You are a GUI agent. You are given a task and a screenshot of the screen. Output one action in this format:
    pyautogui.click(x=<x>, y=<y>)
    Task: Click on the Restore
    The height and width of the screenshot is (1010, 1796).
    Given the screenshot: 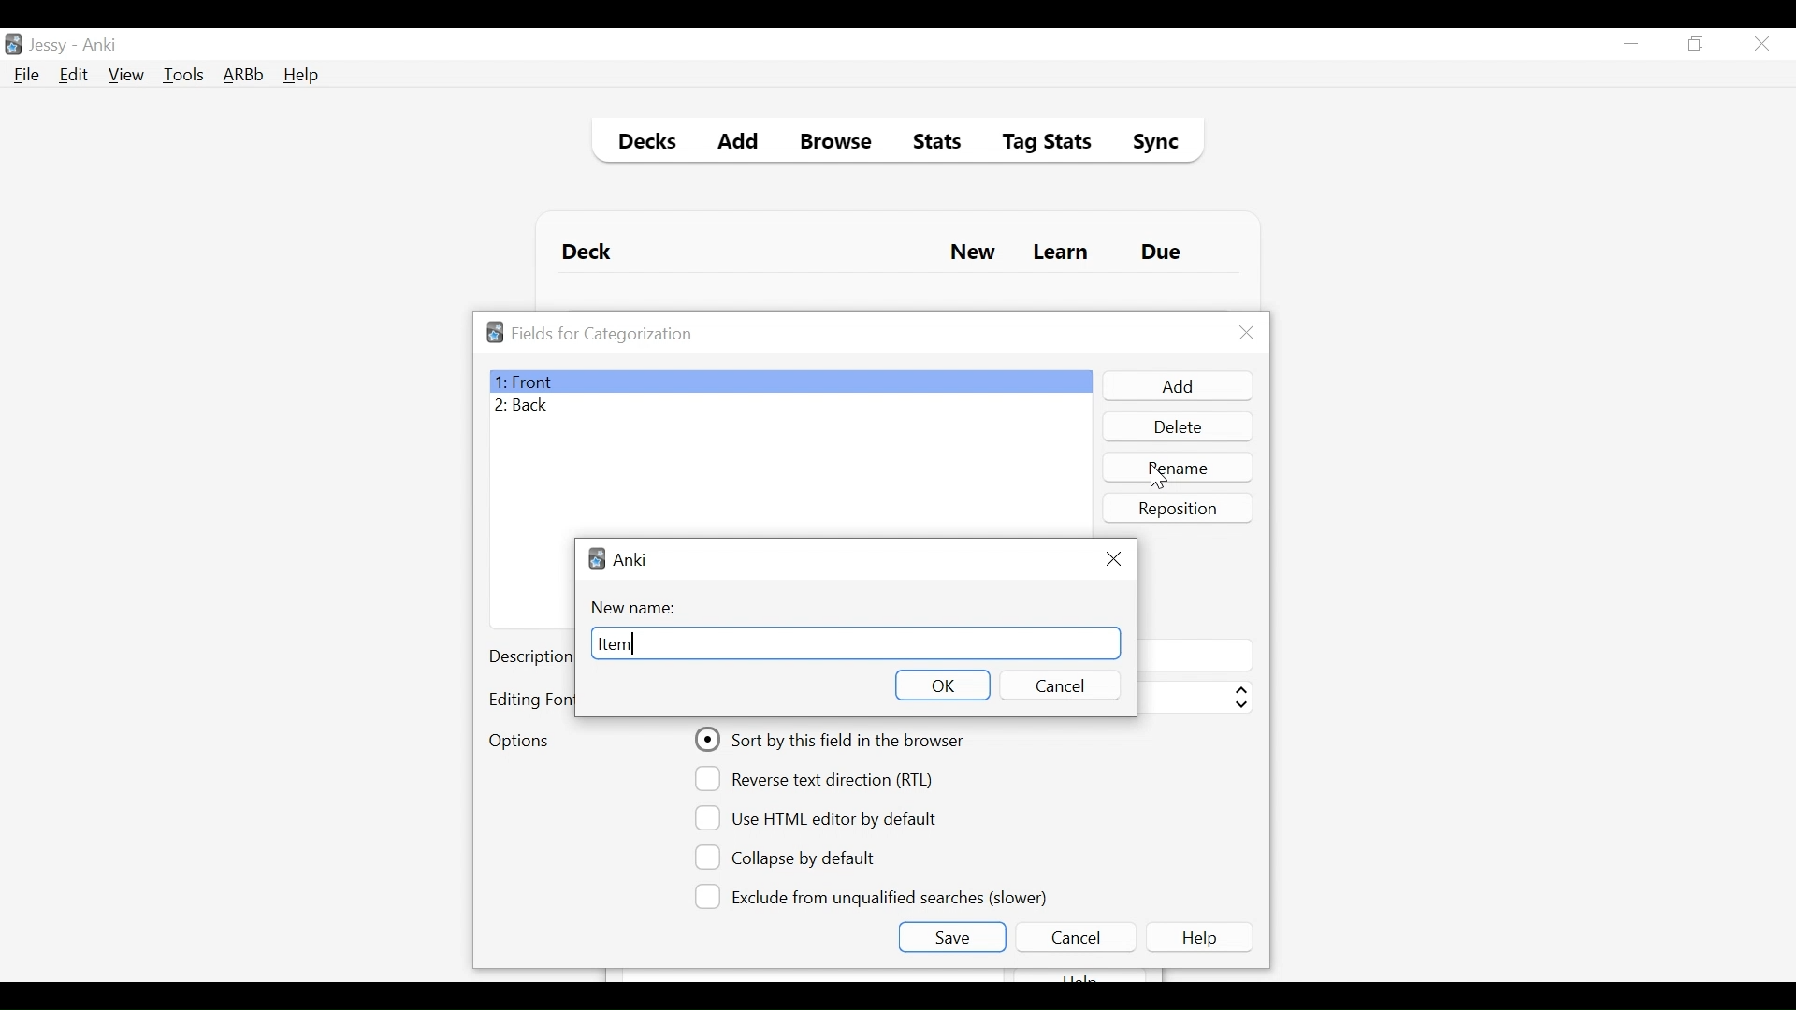 What is the action you would take?
    pyautogui.click(x=1697, y=45)
    